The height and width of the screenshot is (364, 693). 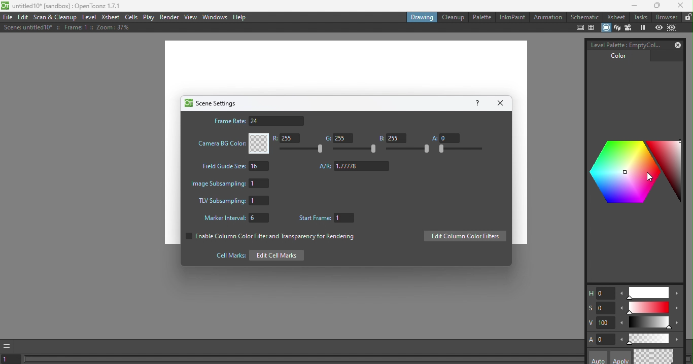 What do you see at coordinates (9, 345) in the screenshot?
I see `GUI show/hide` at bounding box center [9, 345].